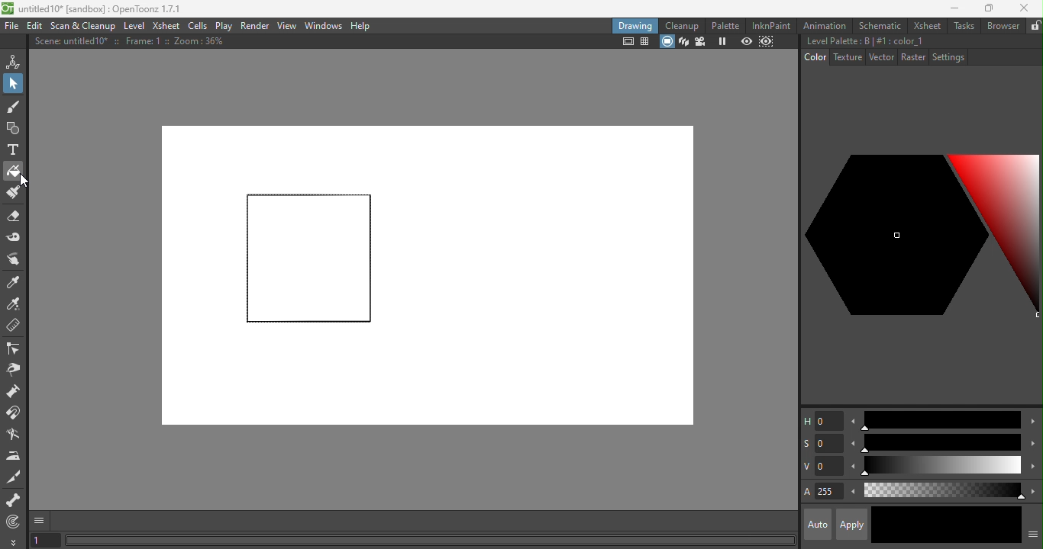  What do you see at coordinates (1035, 25) in the screenshot?
I see `Lock rooms tab` at bounding box center [1035, 25].